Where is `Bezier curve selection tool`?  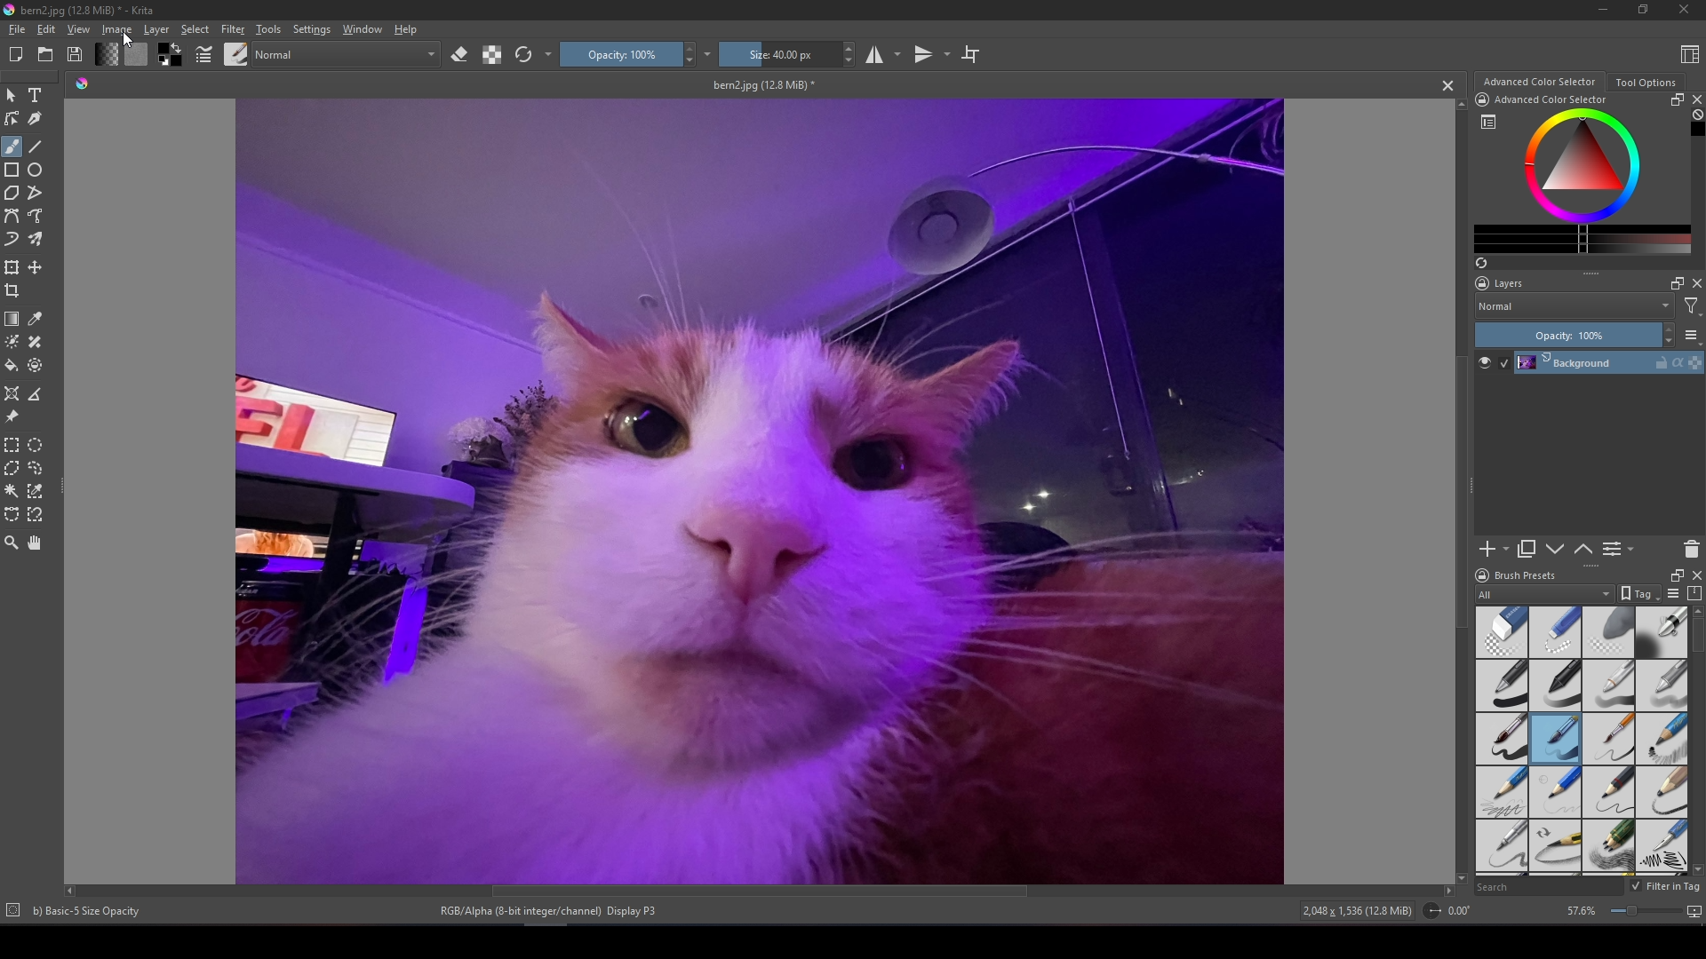 Bezier curve selection tool is located at coordinates (12, 514).